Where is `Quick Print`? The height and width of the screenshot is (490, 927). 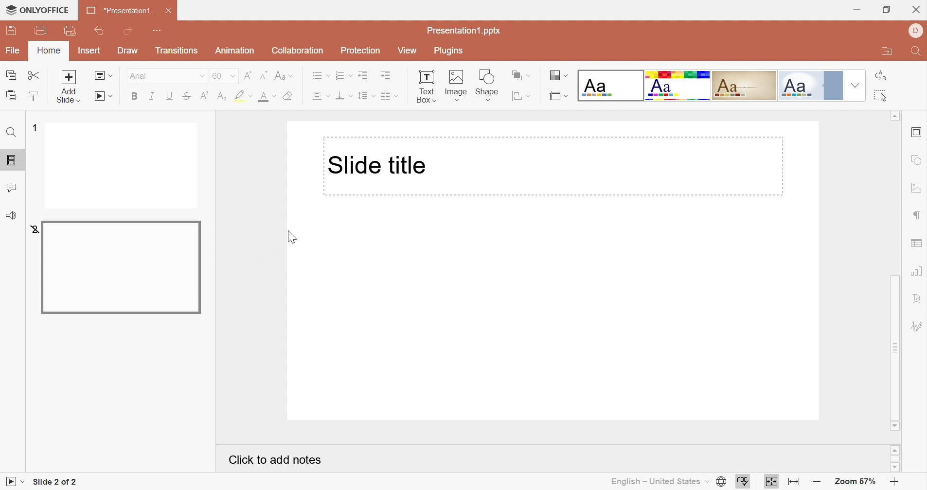 Quick Print is located at coordinates (70, 31).